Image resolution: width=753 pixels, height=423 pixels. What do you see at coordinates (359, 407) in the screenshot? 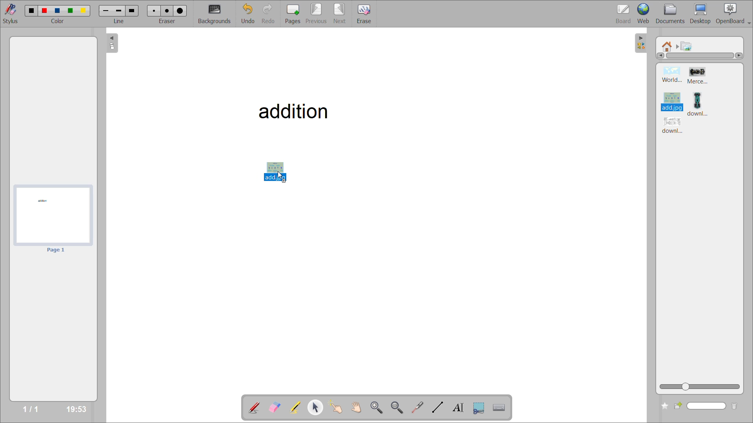
I see `scroll page` at bounding box center [359, 407].